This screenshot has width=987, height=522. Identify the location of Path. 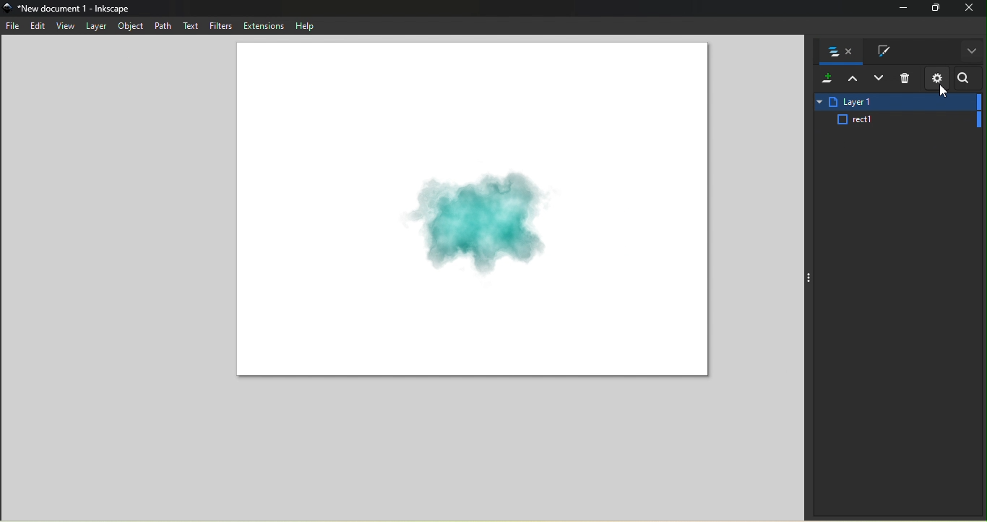
(160, 25).